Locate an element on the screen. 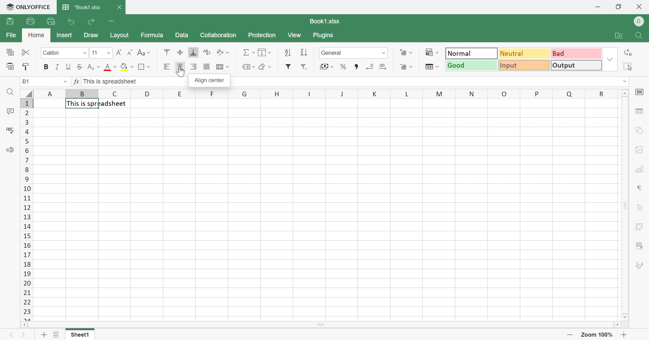  Find is located at coordinates (641, 36).